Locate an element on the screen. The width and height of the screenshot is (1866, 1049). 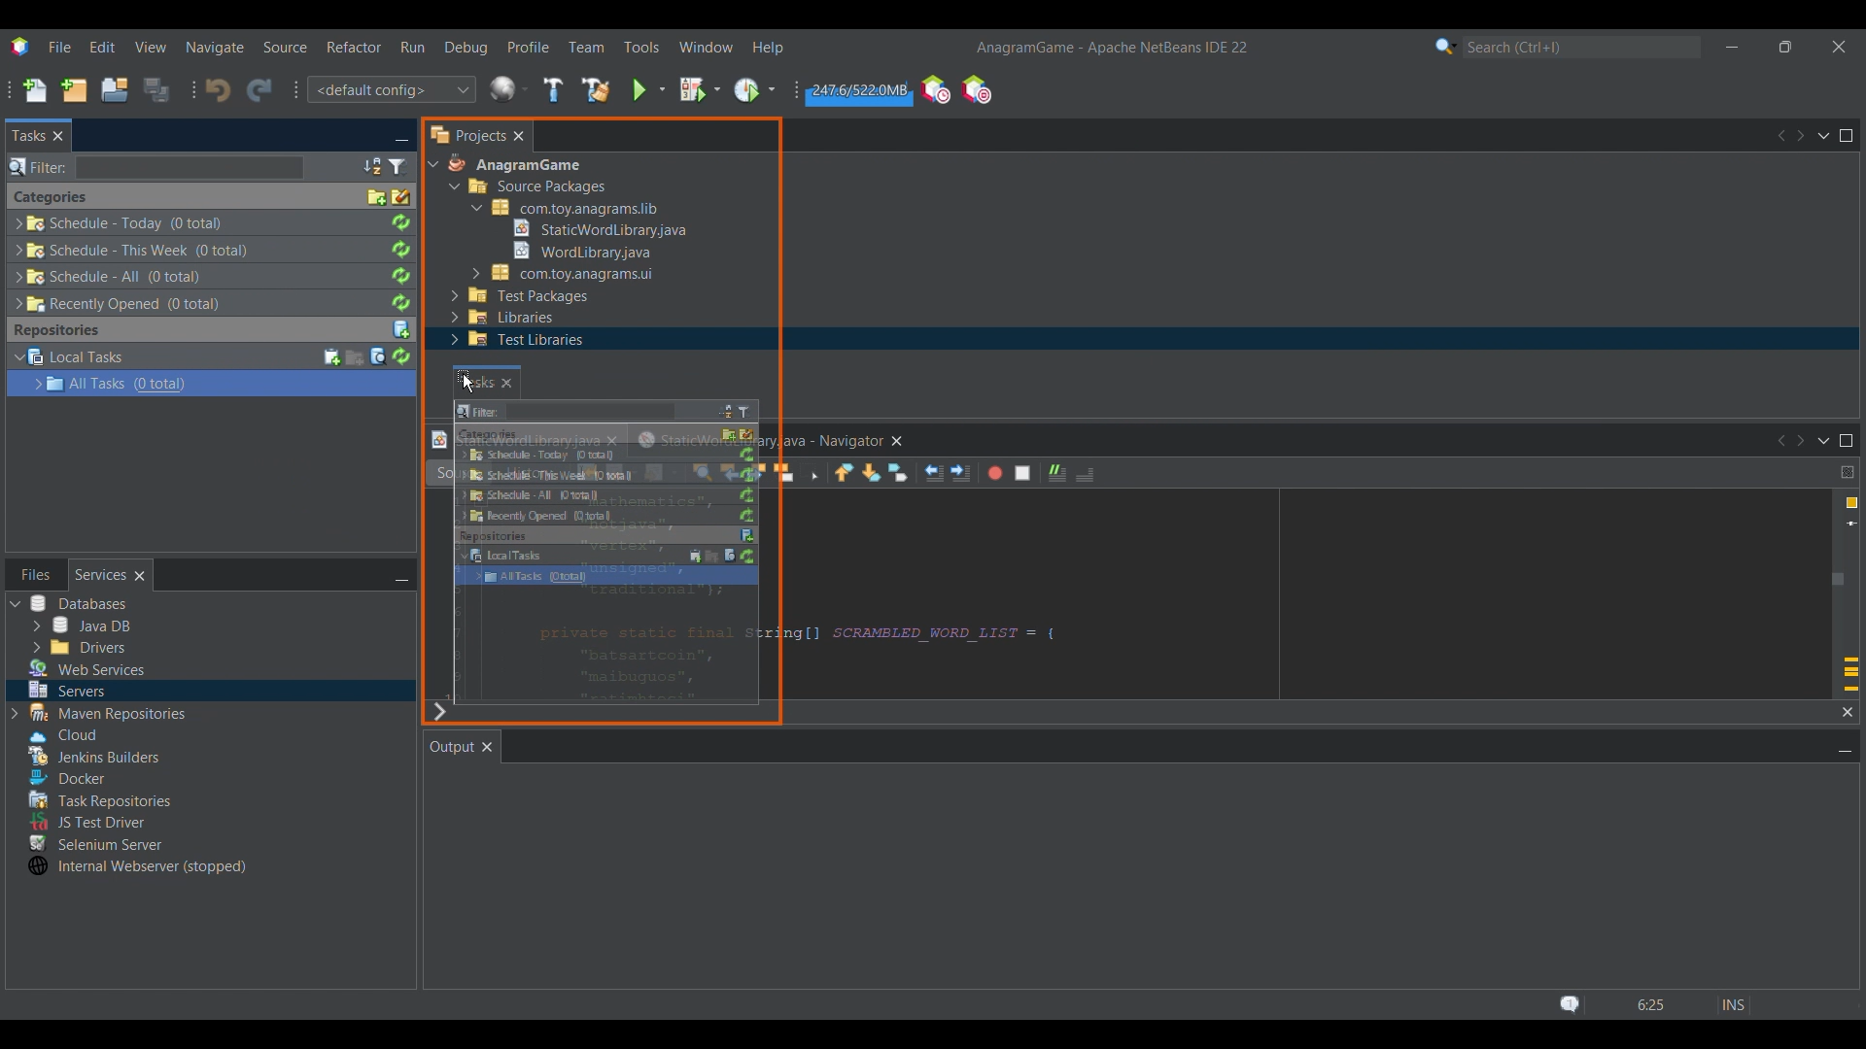
Edit menu is located at coordinates (102, 47).